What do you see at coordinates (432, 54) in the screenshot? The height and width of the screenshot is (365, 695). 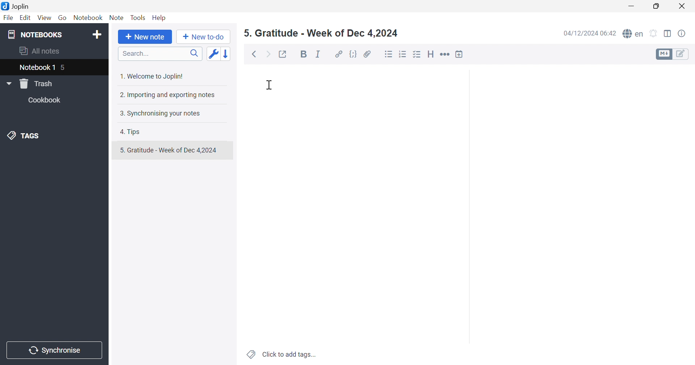 I see `Heading` at bounding box center [432, 54].